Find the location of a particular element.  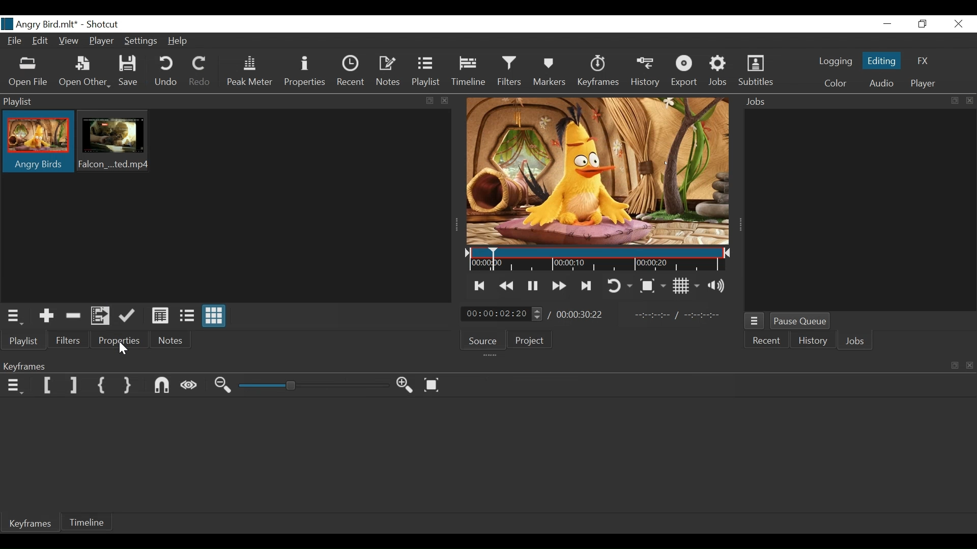

Timeline is located at coordinates (468, 73).